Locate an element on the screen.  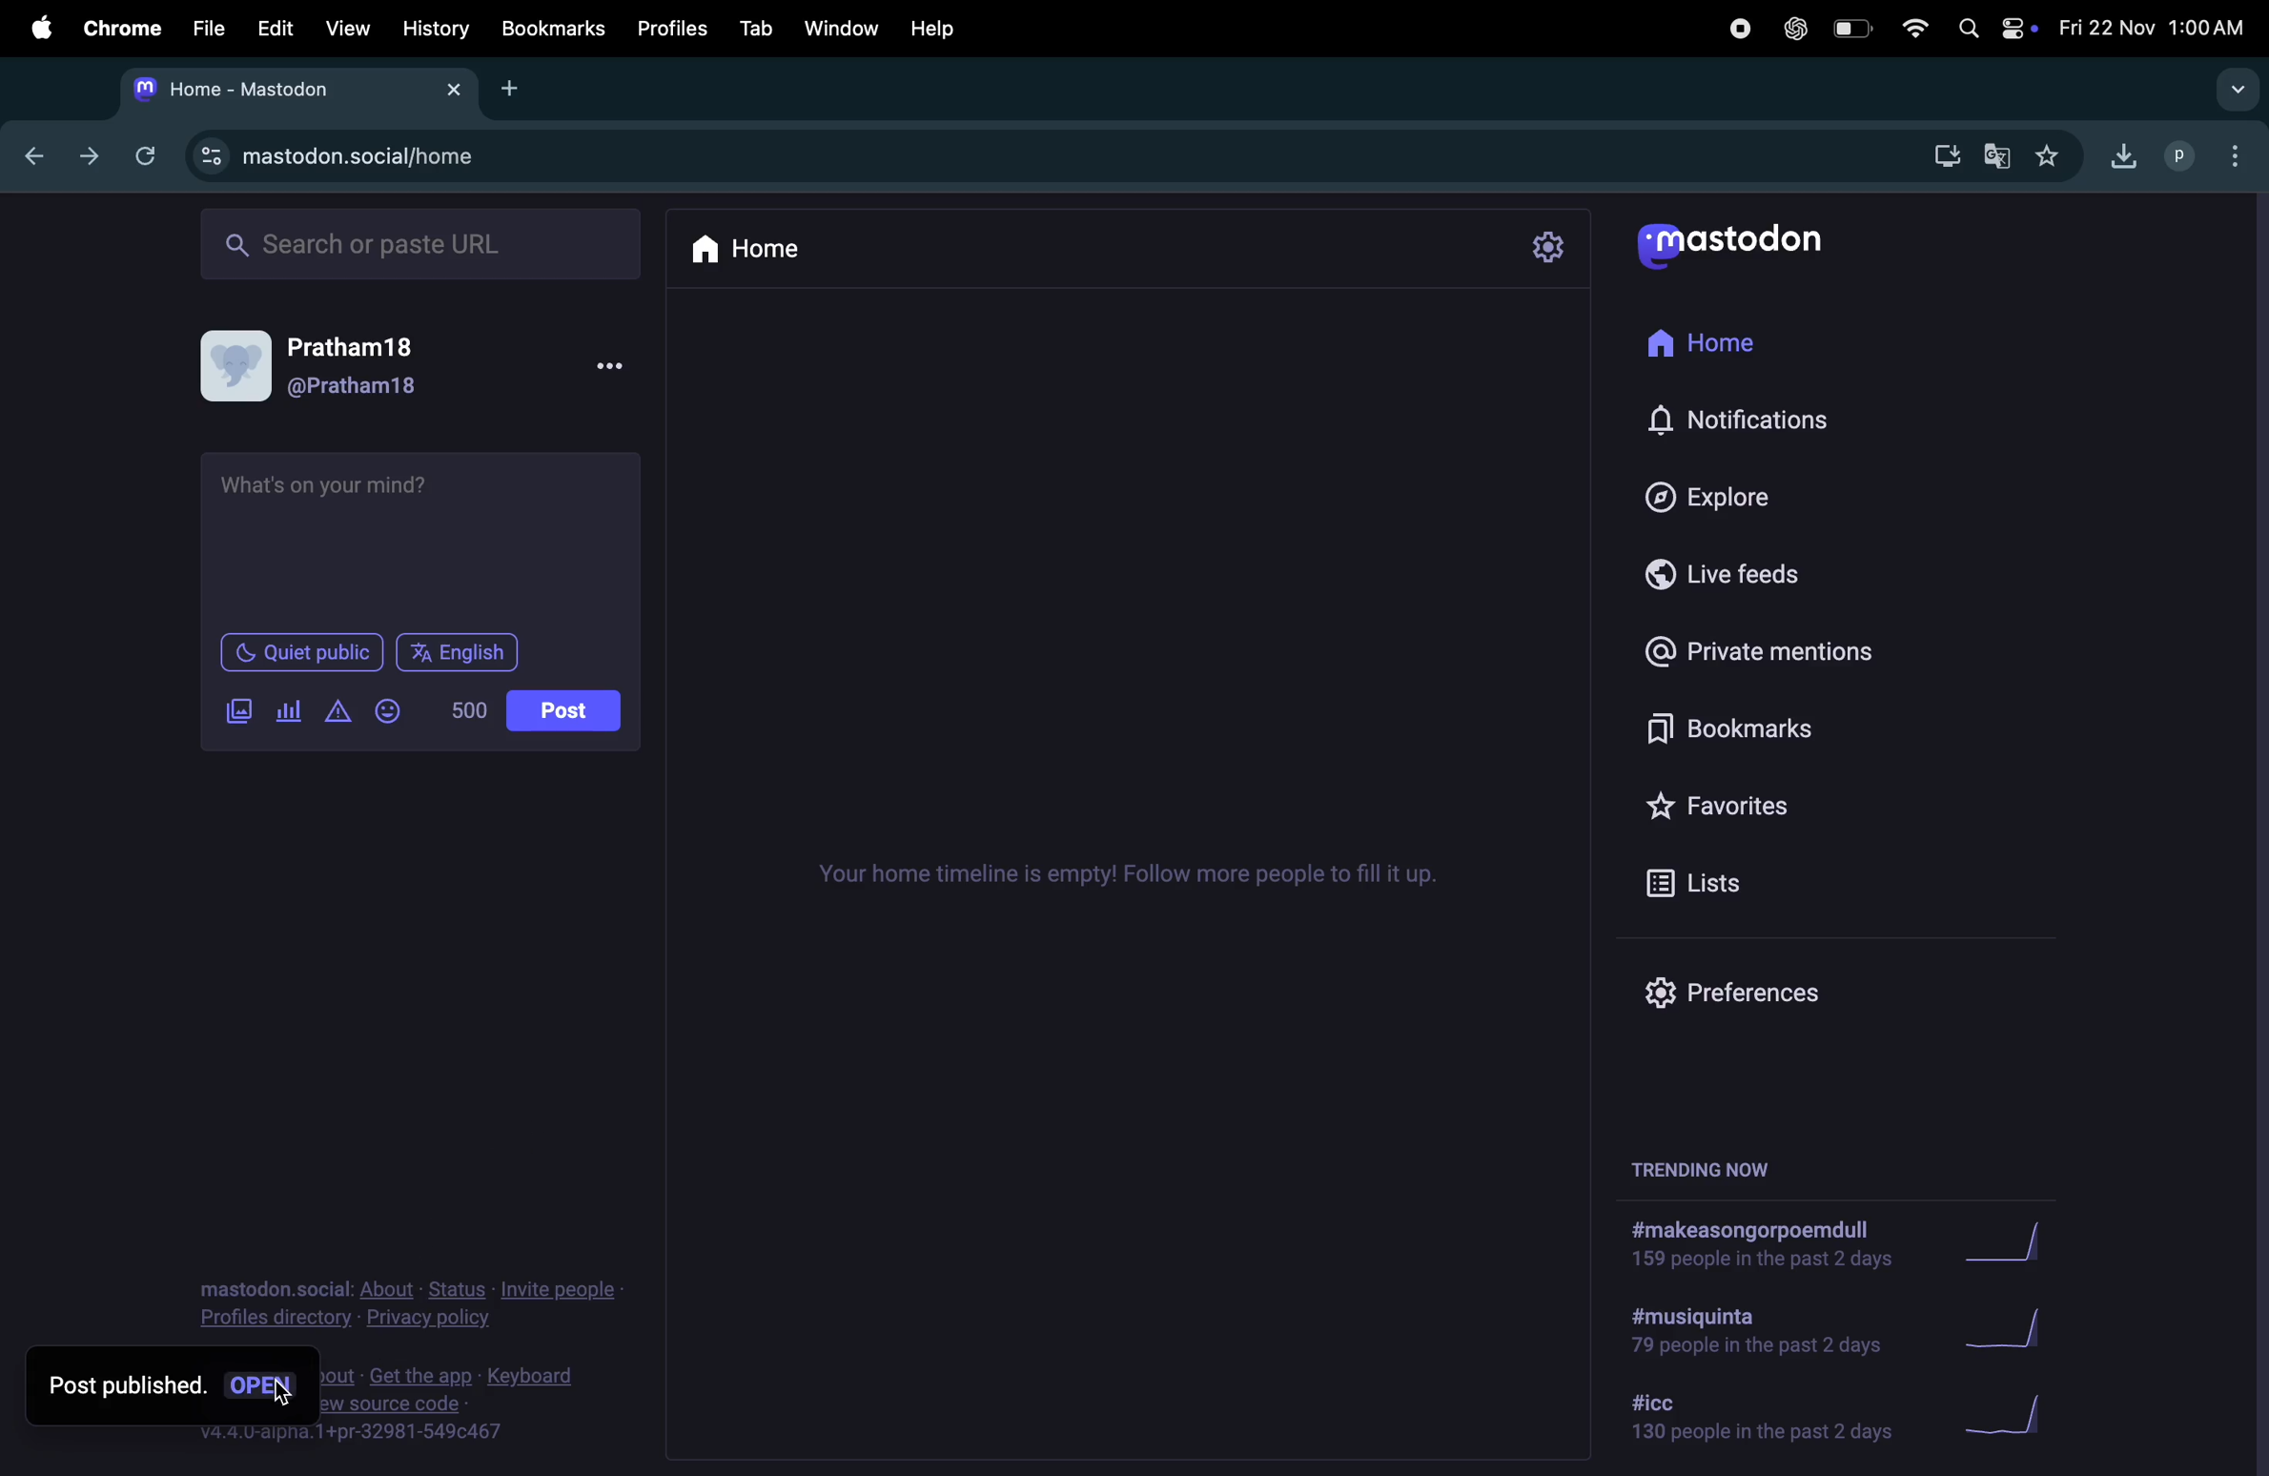
poles is located at coordinates (287, 707).